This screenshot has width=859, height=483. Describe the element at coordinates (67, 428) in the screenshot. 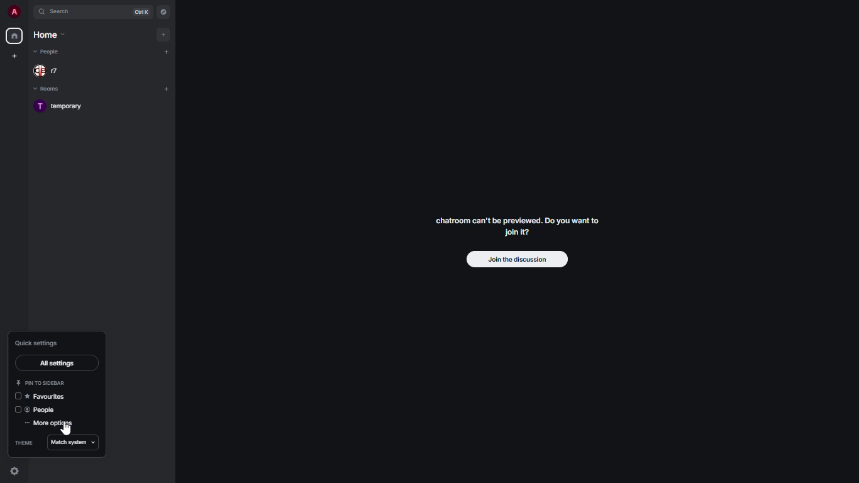

I see `cursor` at that location.